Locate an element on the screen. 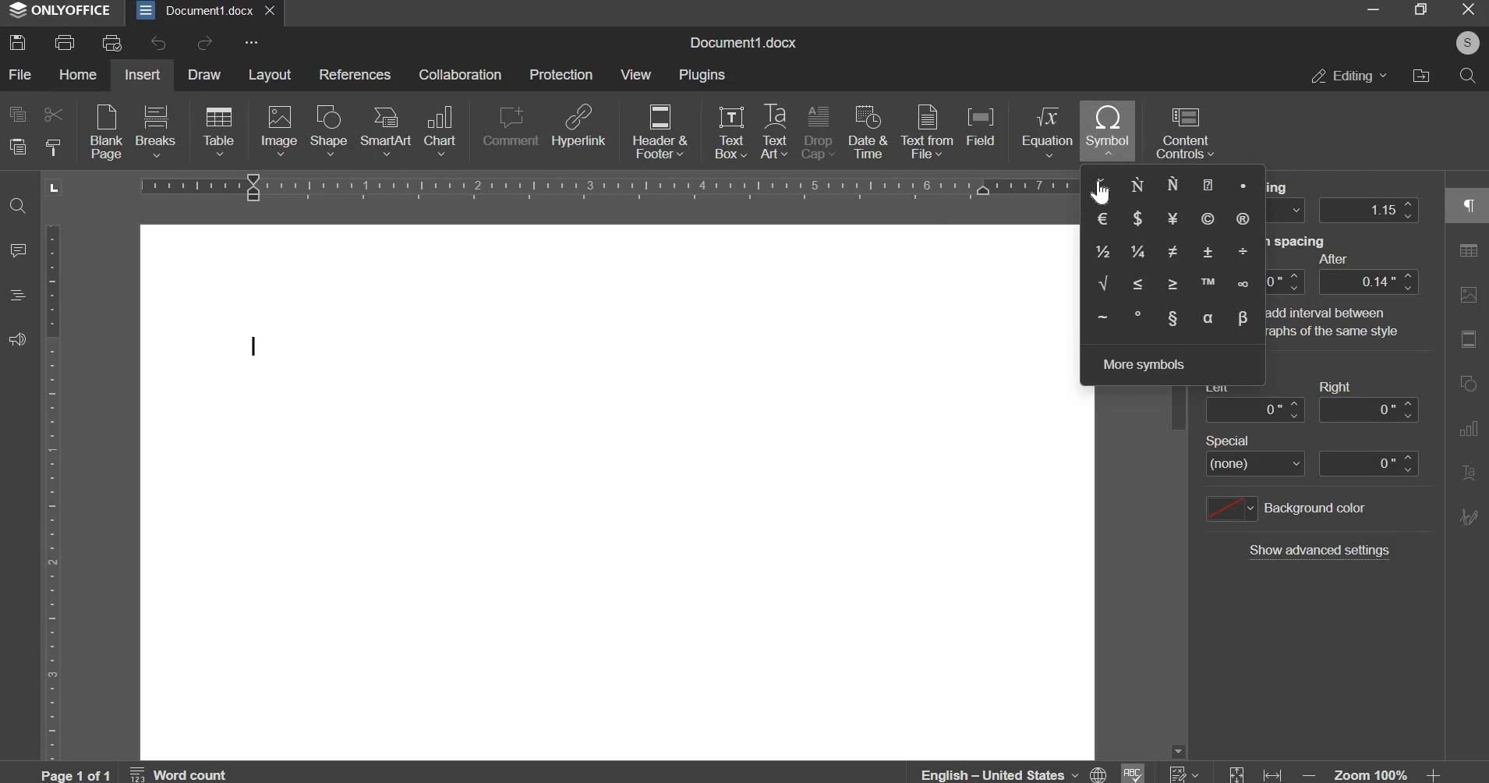 The width and height of the screenshot is (1489, 783). equation is located at coordinates (1045, 131).